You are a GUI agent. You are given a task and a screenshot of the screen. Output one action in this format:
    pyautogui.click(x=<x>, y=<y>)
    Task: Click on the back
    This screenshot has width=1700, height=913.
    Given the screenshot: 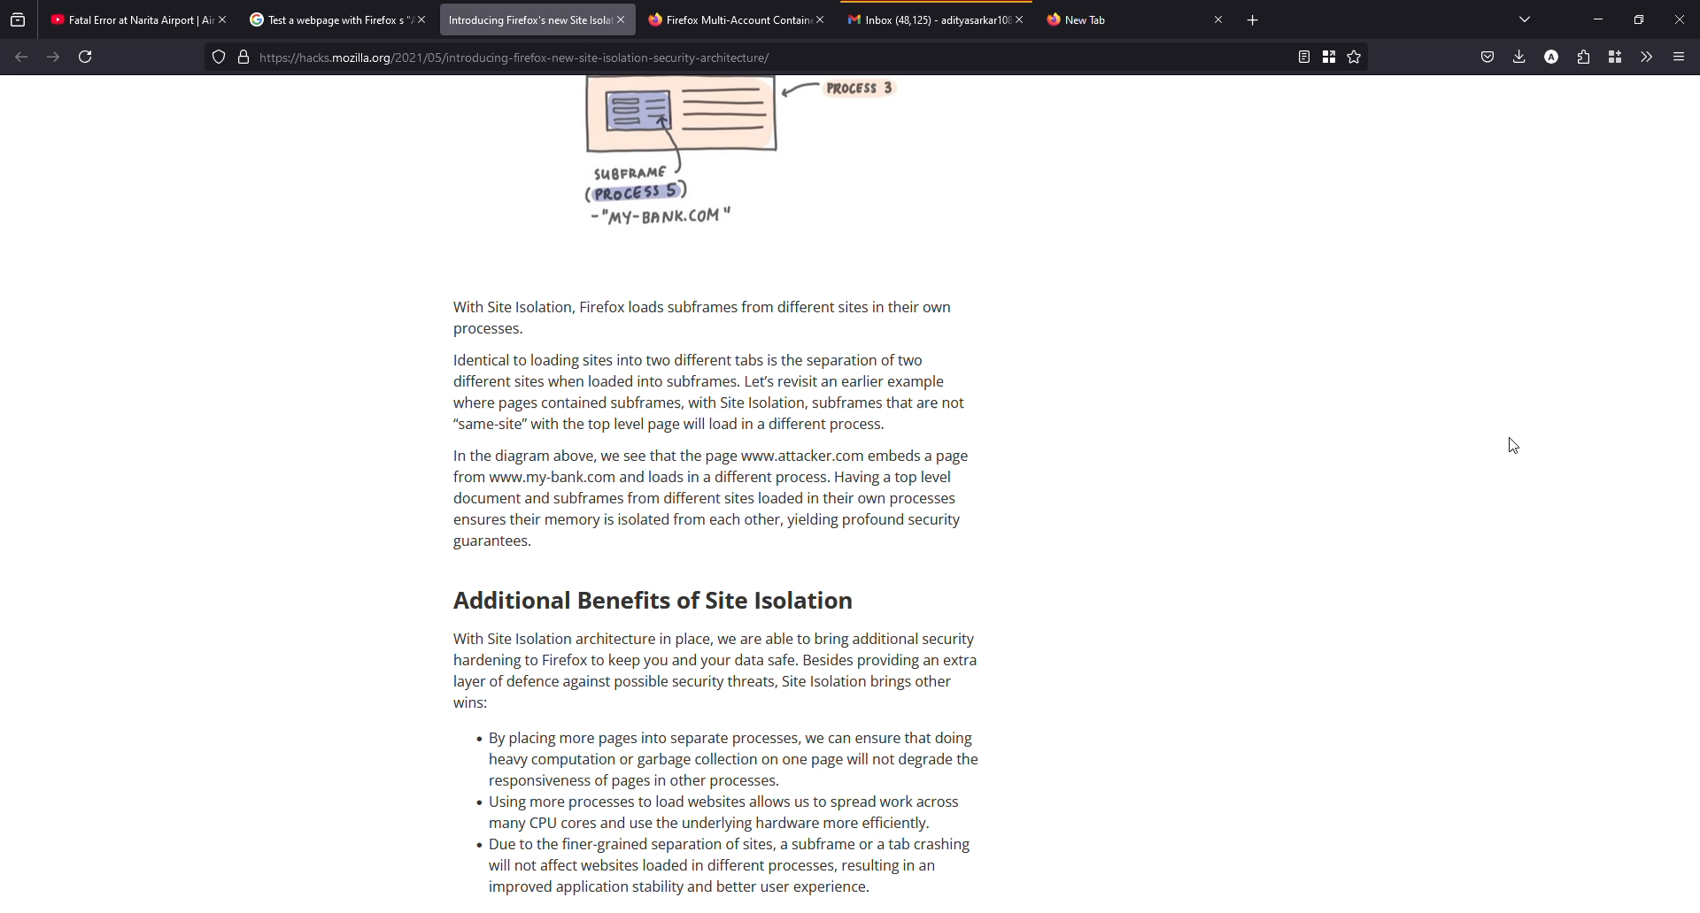 What is the action you would take?
    pyautogui.click(x=21, y=56)
    